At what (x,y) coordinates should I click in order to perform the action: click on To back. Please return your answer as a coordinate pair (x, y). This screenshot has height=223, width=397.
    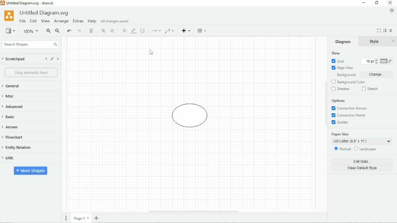
    Looking at the image, I should click on (112, 31).